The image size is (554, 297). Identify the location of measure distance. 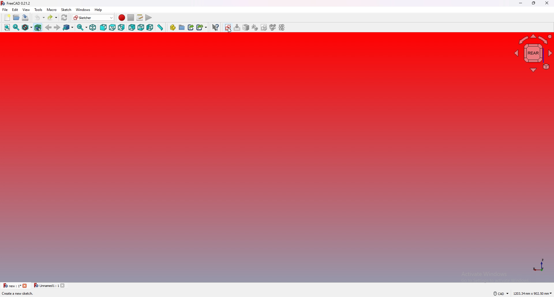
(160, 27).